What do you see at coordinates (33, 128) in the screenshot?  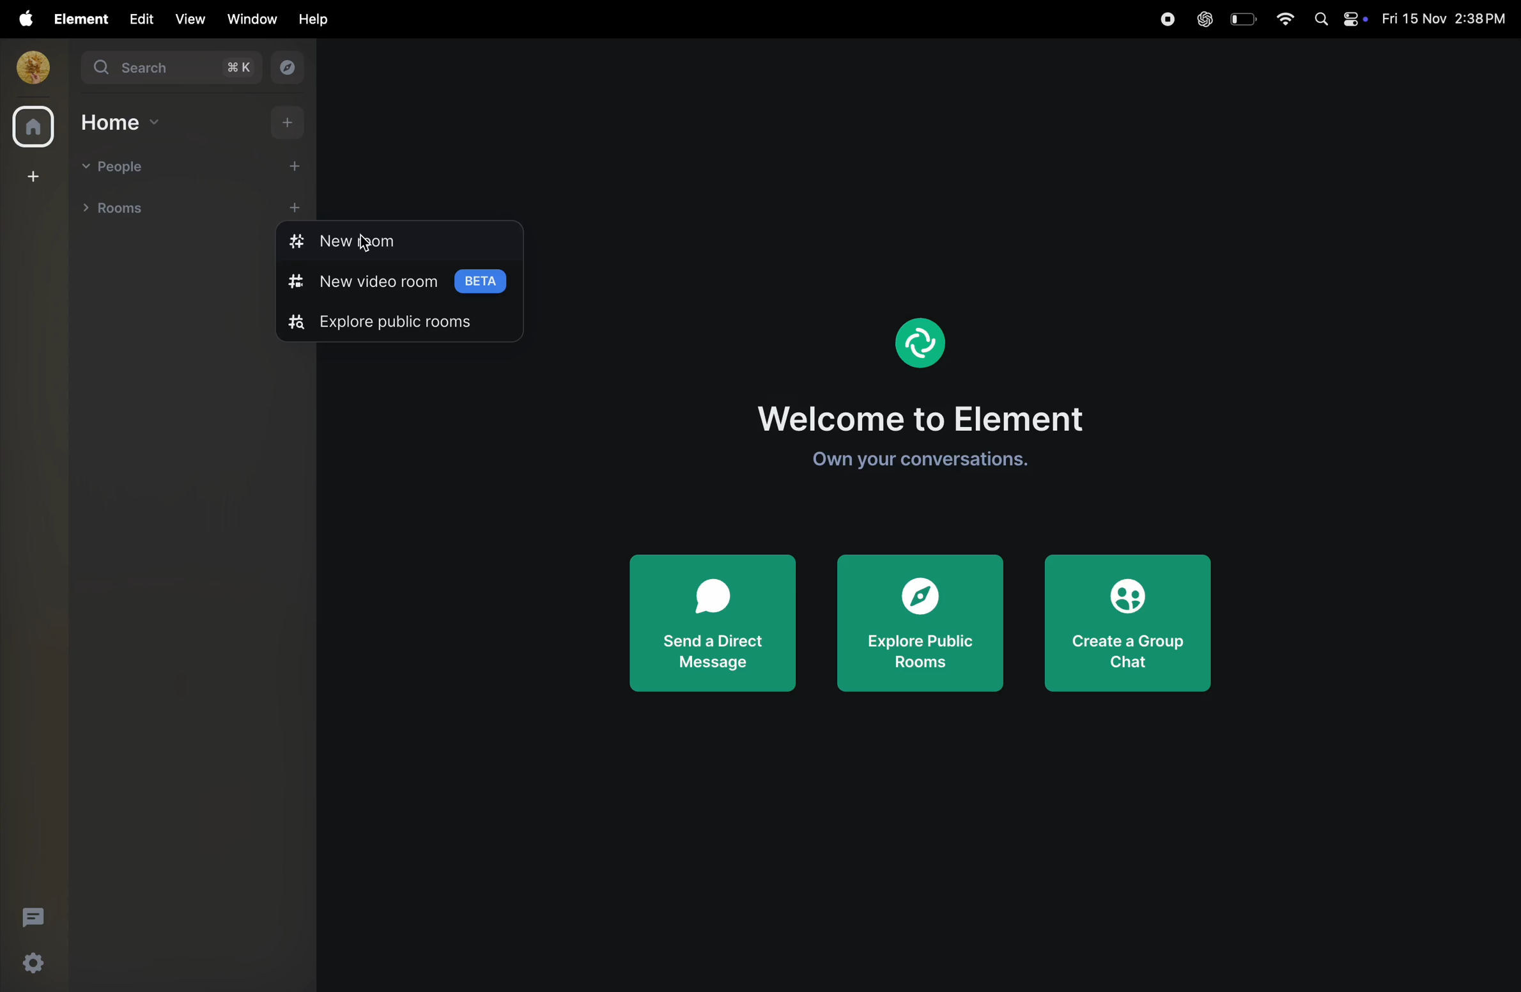 I see `home ` at bounding box center [33, 128].